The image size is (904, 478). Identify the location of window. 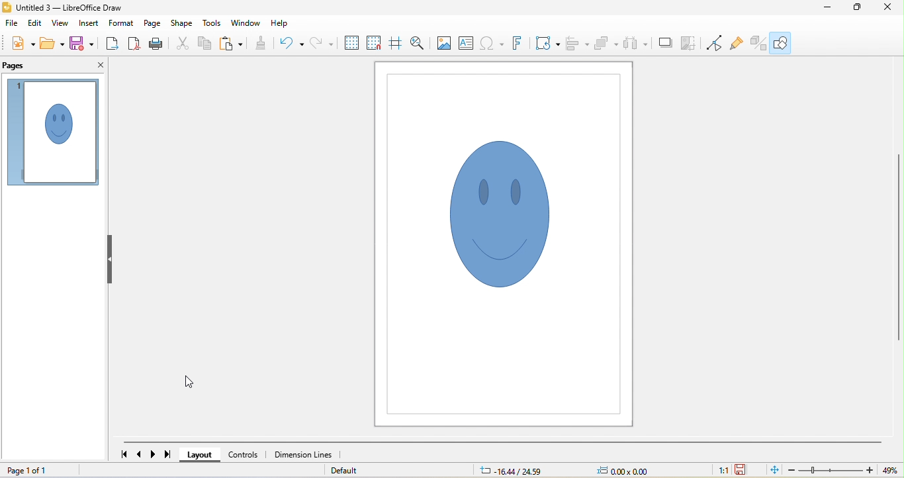
(247, 23).